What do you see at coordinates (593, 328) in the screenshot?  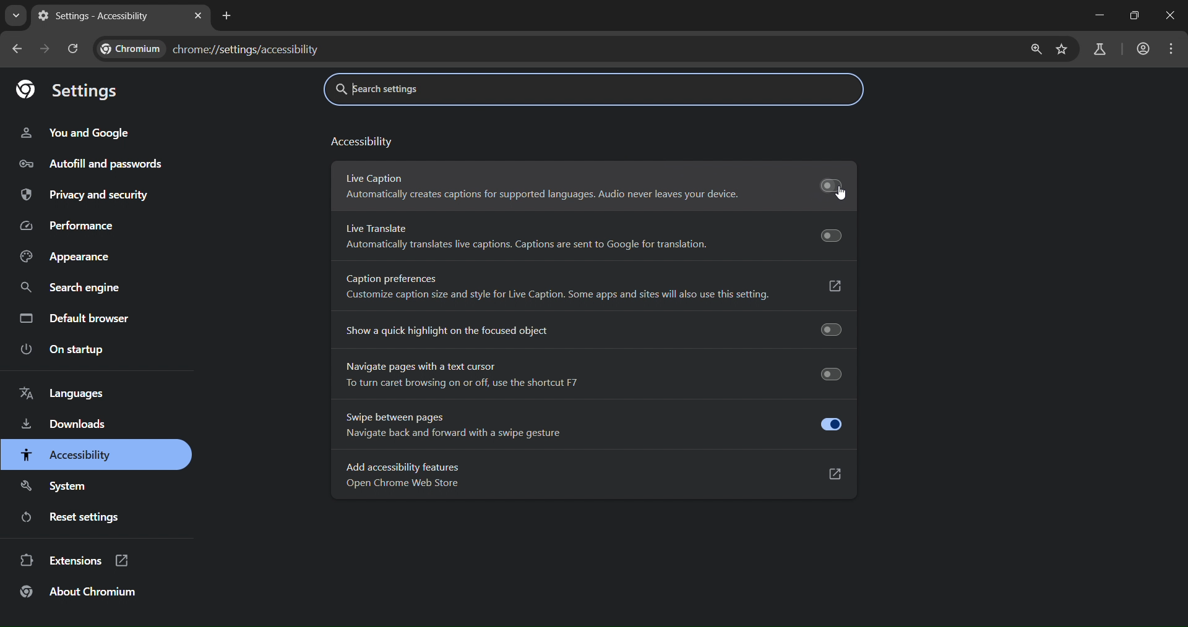 I see `show a quick highlight on the focused object` at bounding box center [593, 328].